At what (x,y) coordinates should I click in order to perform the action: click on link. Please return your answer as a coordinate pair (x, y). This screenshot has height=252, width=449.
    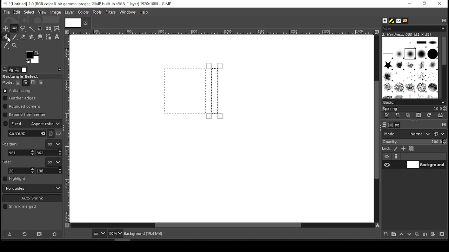
    Looking at the image, I should click on (396, 156).